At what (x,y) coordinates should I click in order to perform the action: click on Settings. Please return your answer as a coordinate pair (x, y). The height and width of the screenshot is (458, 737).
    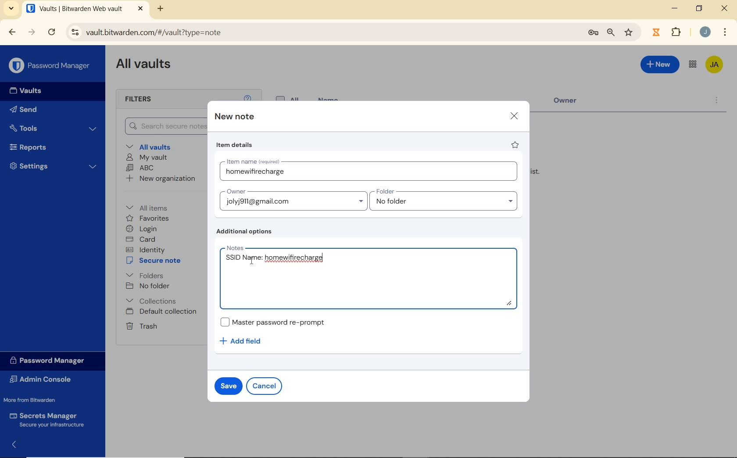
    Looking at the image, I should click on (52, 166).